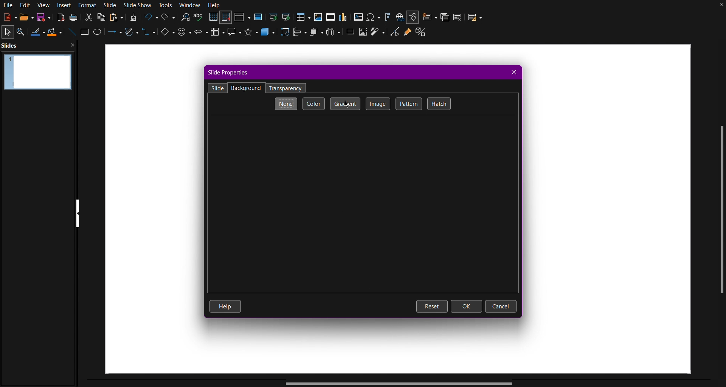 The width and height of the screenshot is (726, 387). What do you see at coordinates (286, 87) in the screenshot?
I see `Transparency` at bounding box center [286, 87].